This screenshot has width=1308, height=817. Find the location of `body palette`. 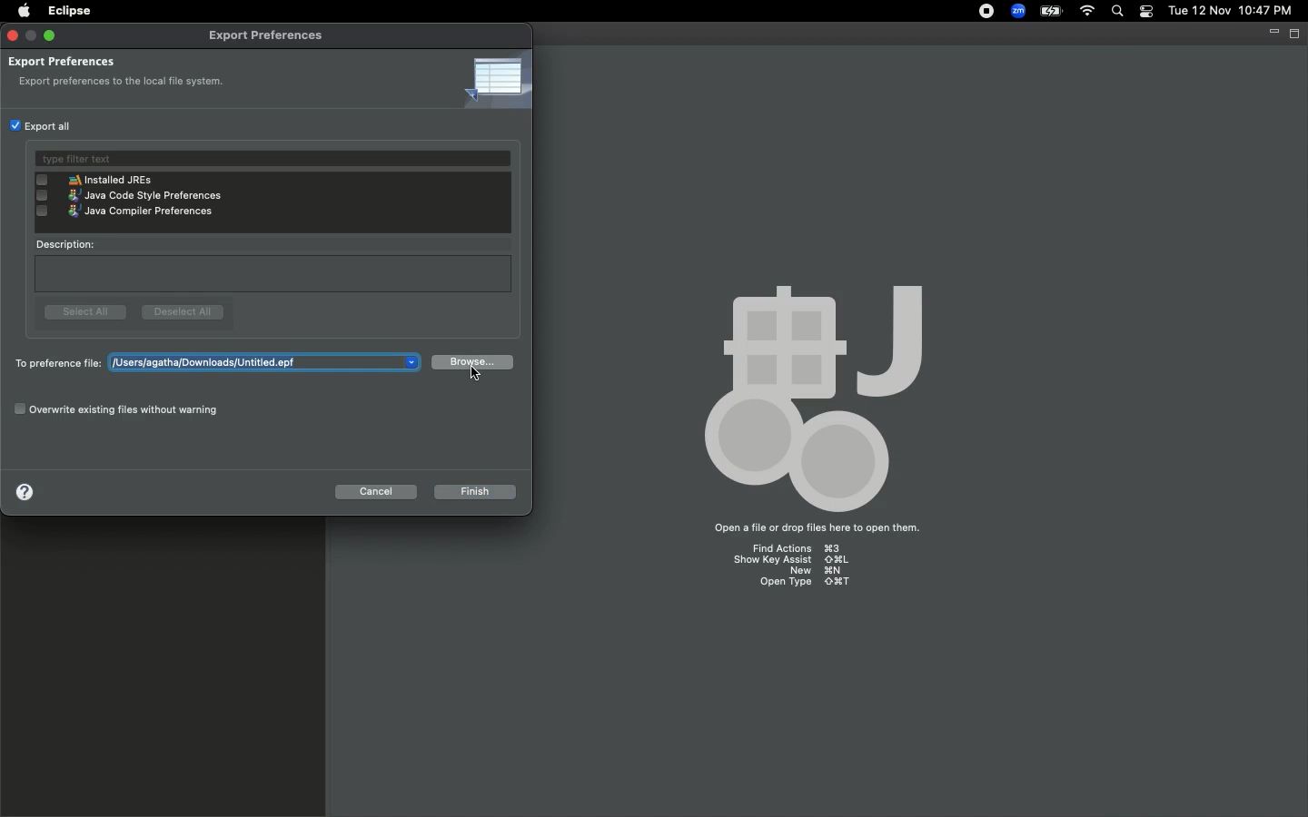

body palette is located at coordinates (809, 395).